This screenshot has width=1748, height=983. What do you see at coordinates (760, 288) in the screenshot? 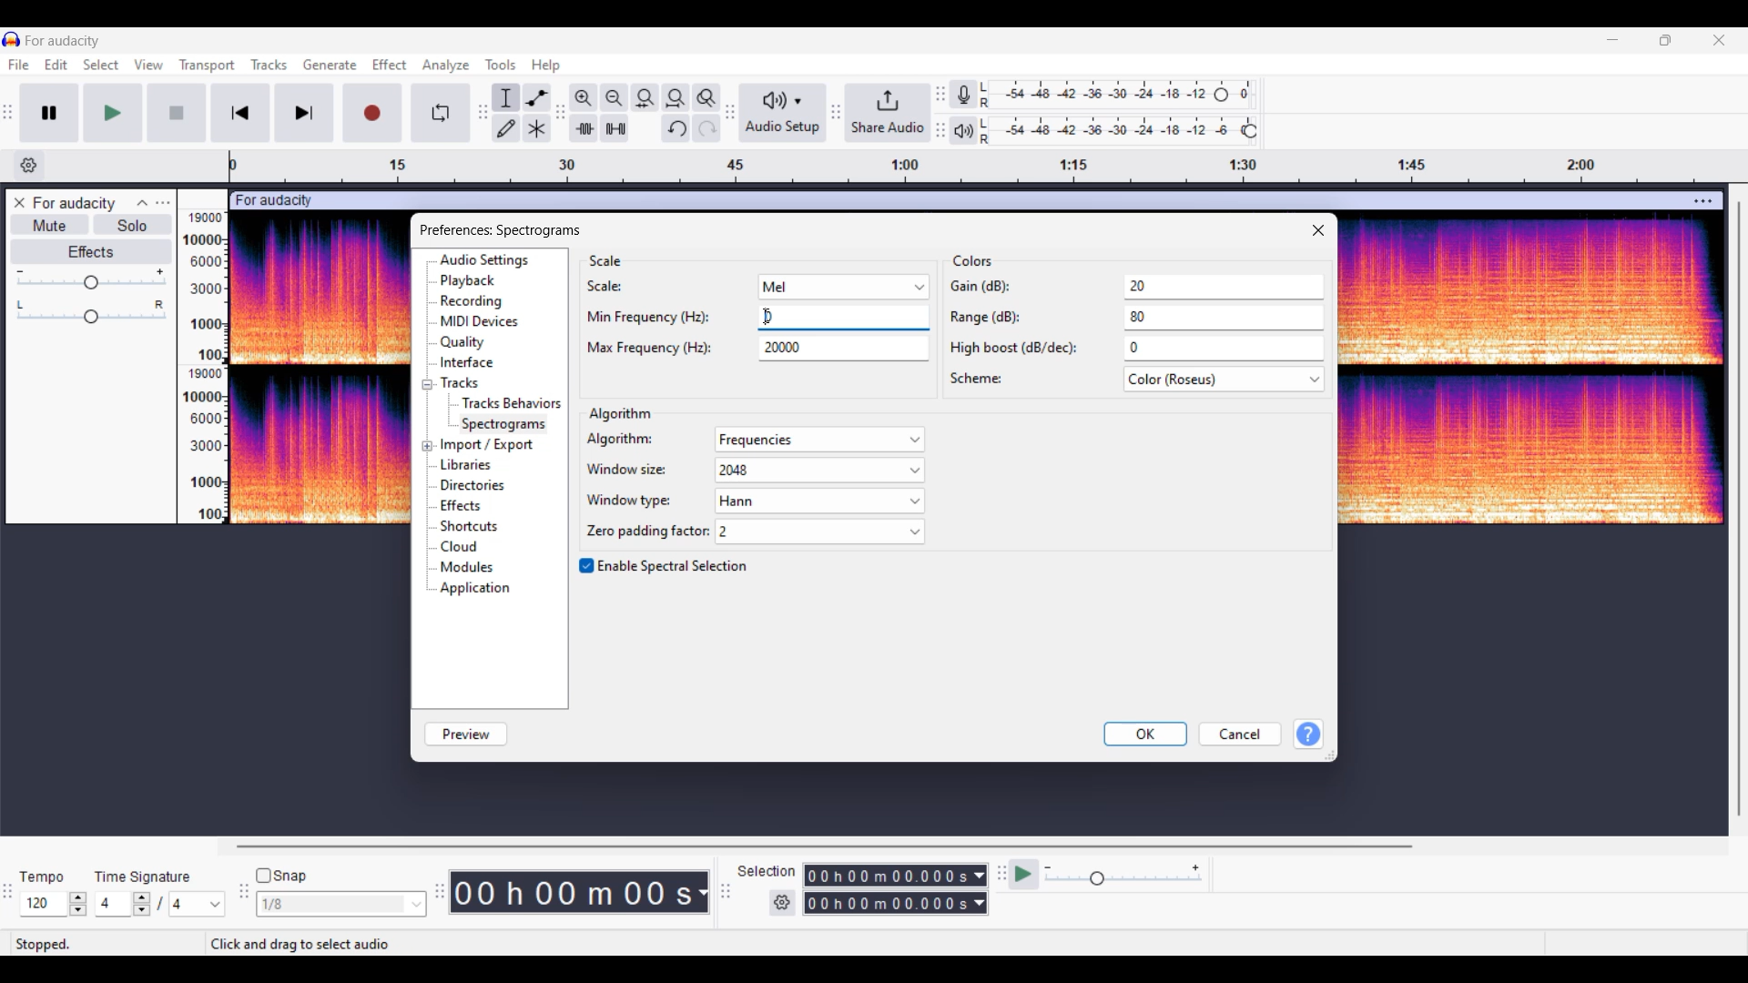
I see `scale` at bounding box center [760, 288].